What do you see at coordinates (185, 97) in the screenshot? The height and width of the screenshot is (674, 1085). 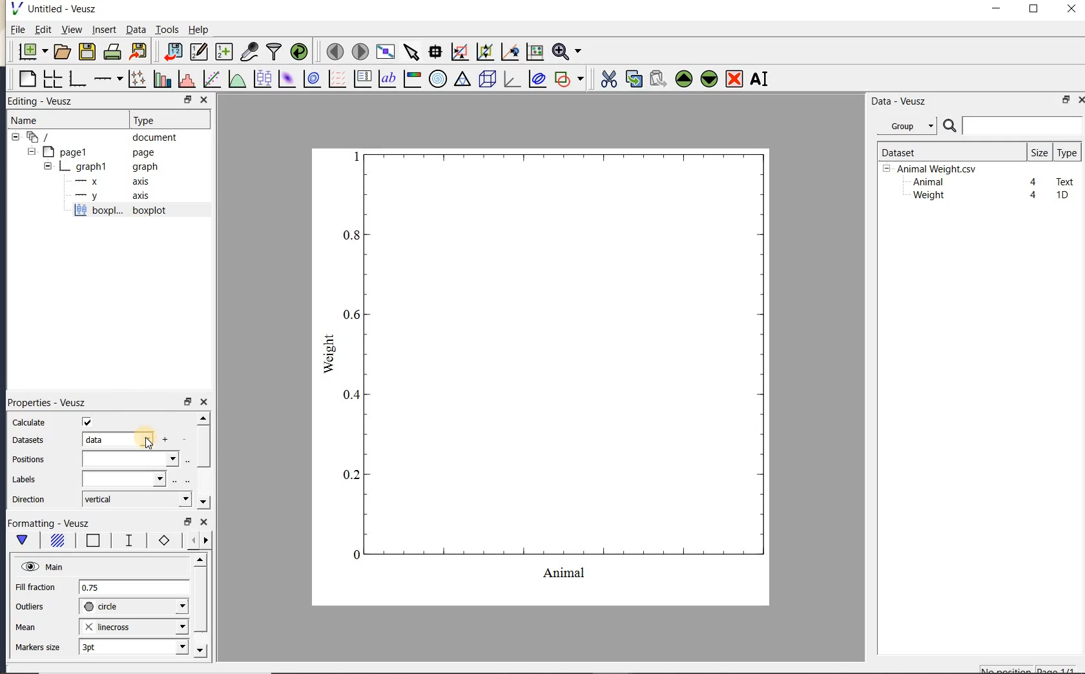 I see `RESTORE` at bounding box center [185, 97].